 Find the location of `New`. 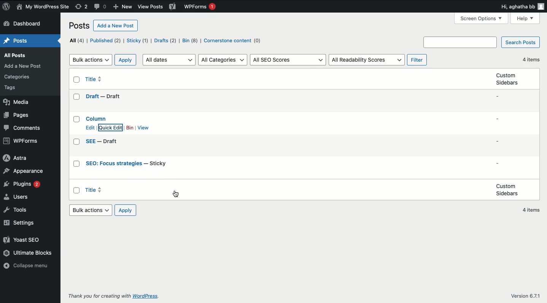

New is located at coordinates (124, 6).